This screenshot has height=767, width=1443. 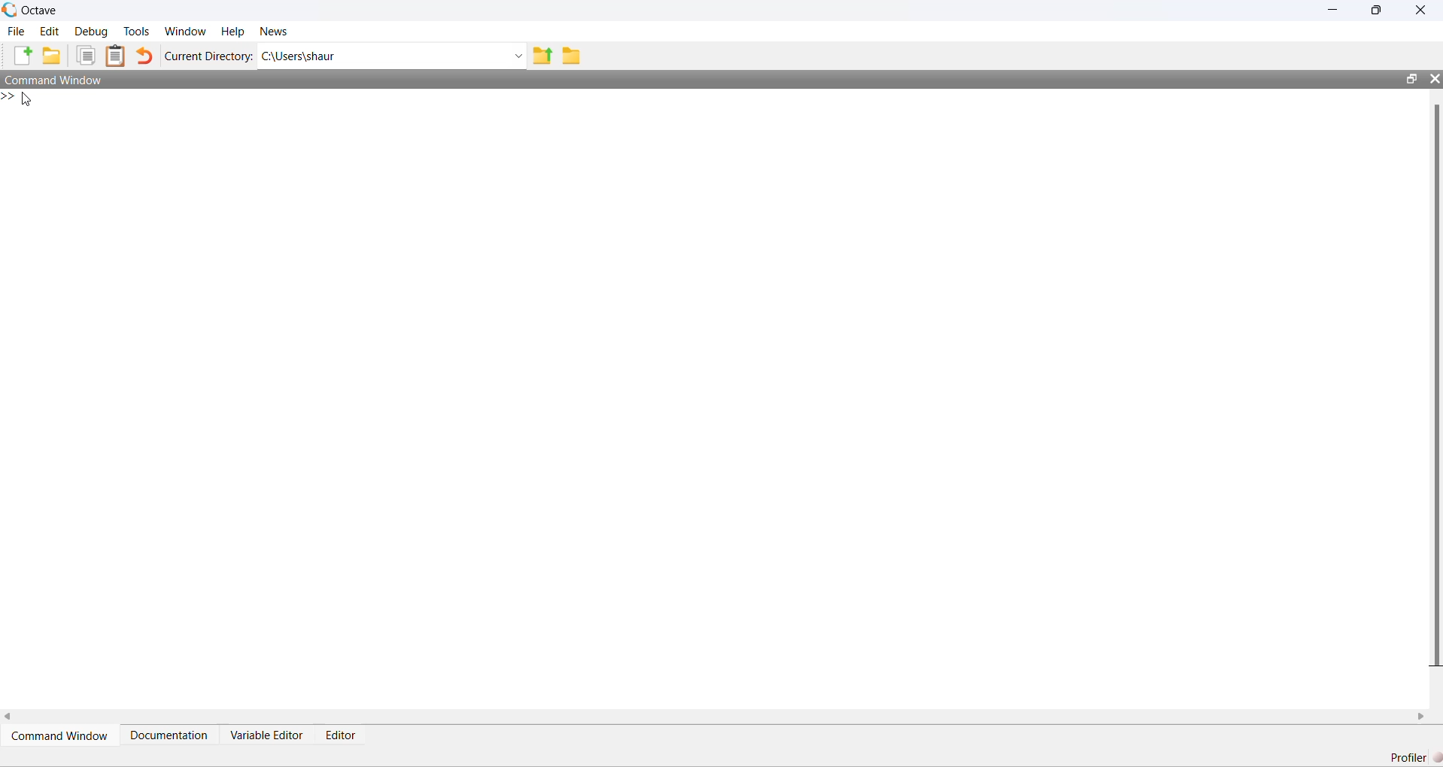 What do you see at coordinates (136, 32) in the screenshot?
I see `Tools.` at bounding box center [136, 32].